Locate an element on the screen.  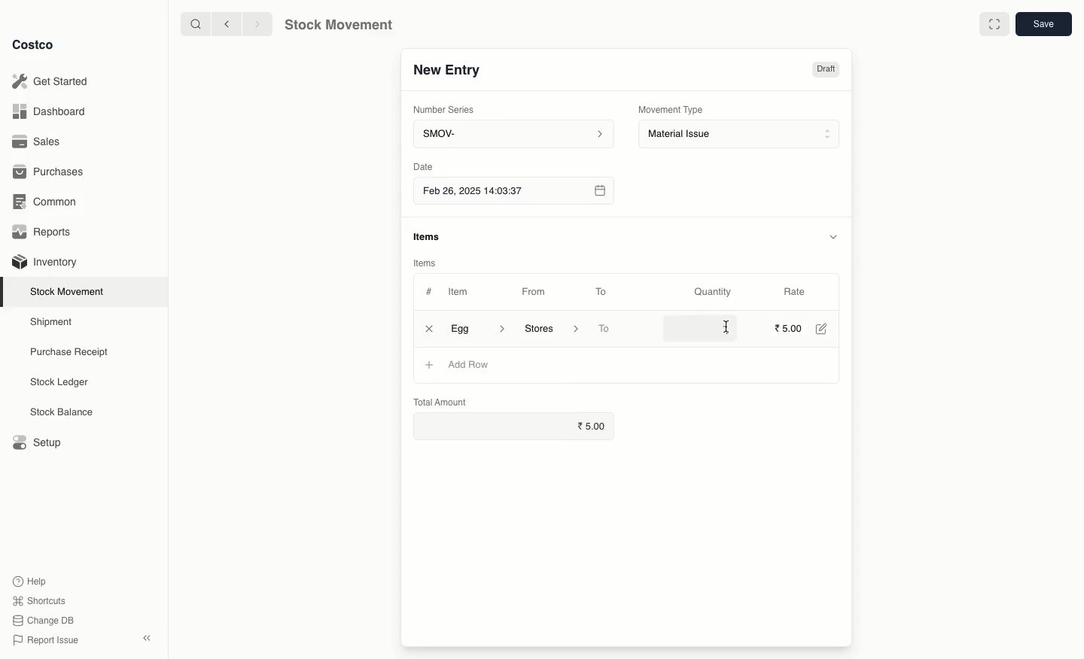
Quantity is located at coordinates (715, 293).